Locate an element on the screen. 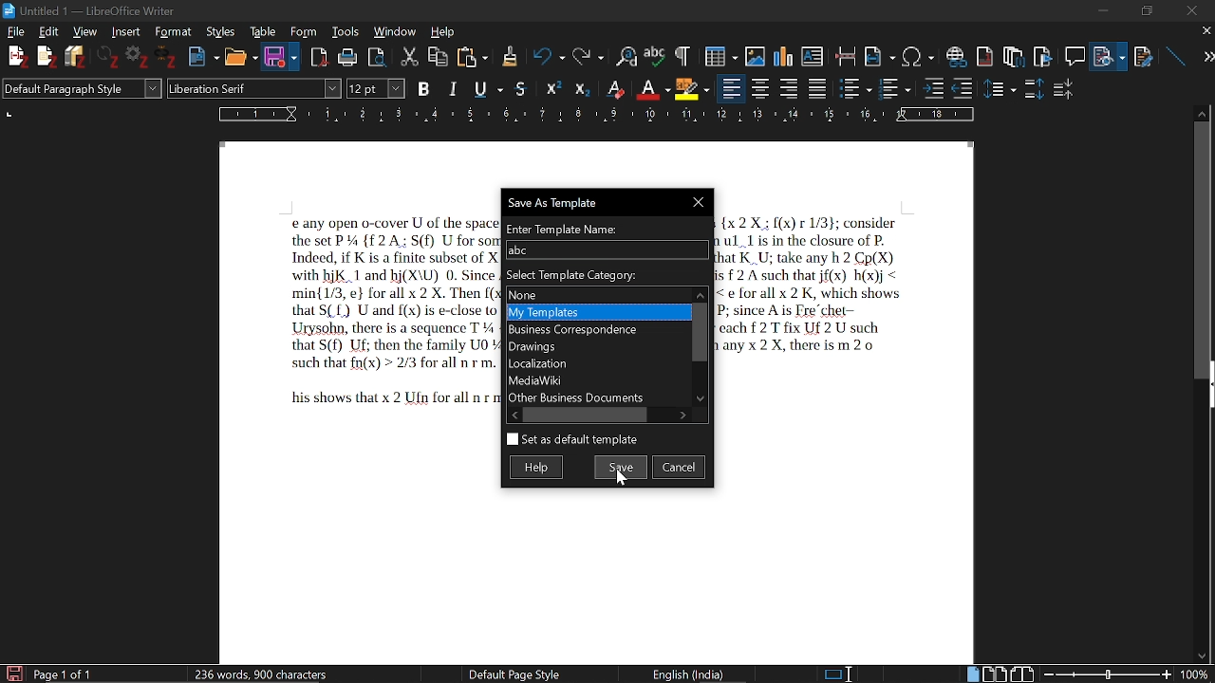  close is located at coordinates (1205, 32).